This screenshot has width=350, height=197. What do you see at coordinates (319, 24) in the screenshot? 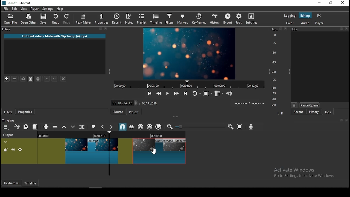
I see `player` at bounding box center [319, 24].